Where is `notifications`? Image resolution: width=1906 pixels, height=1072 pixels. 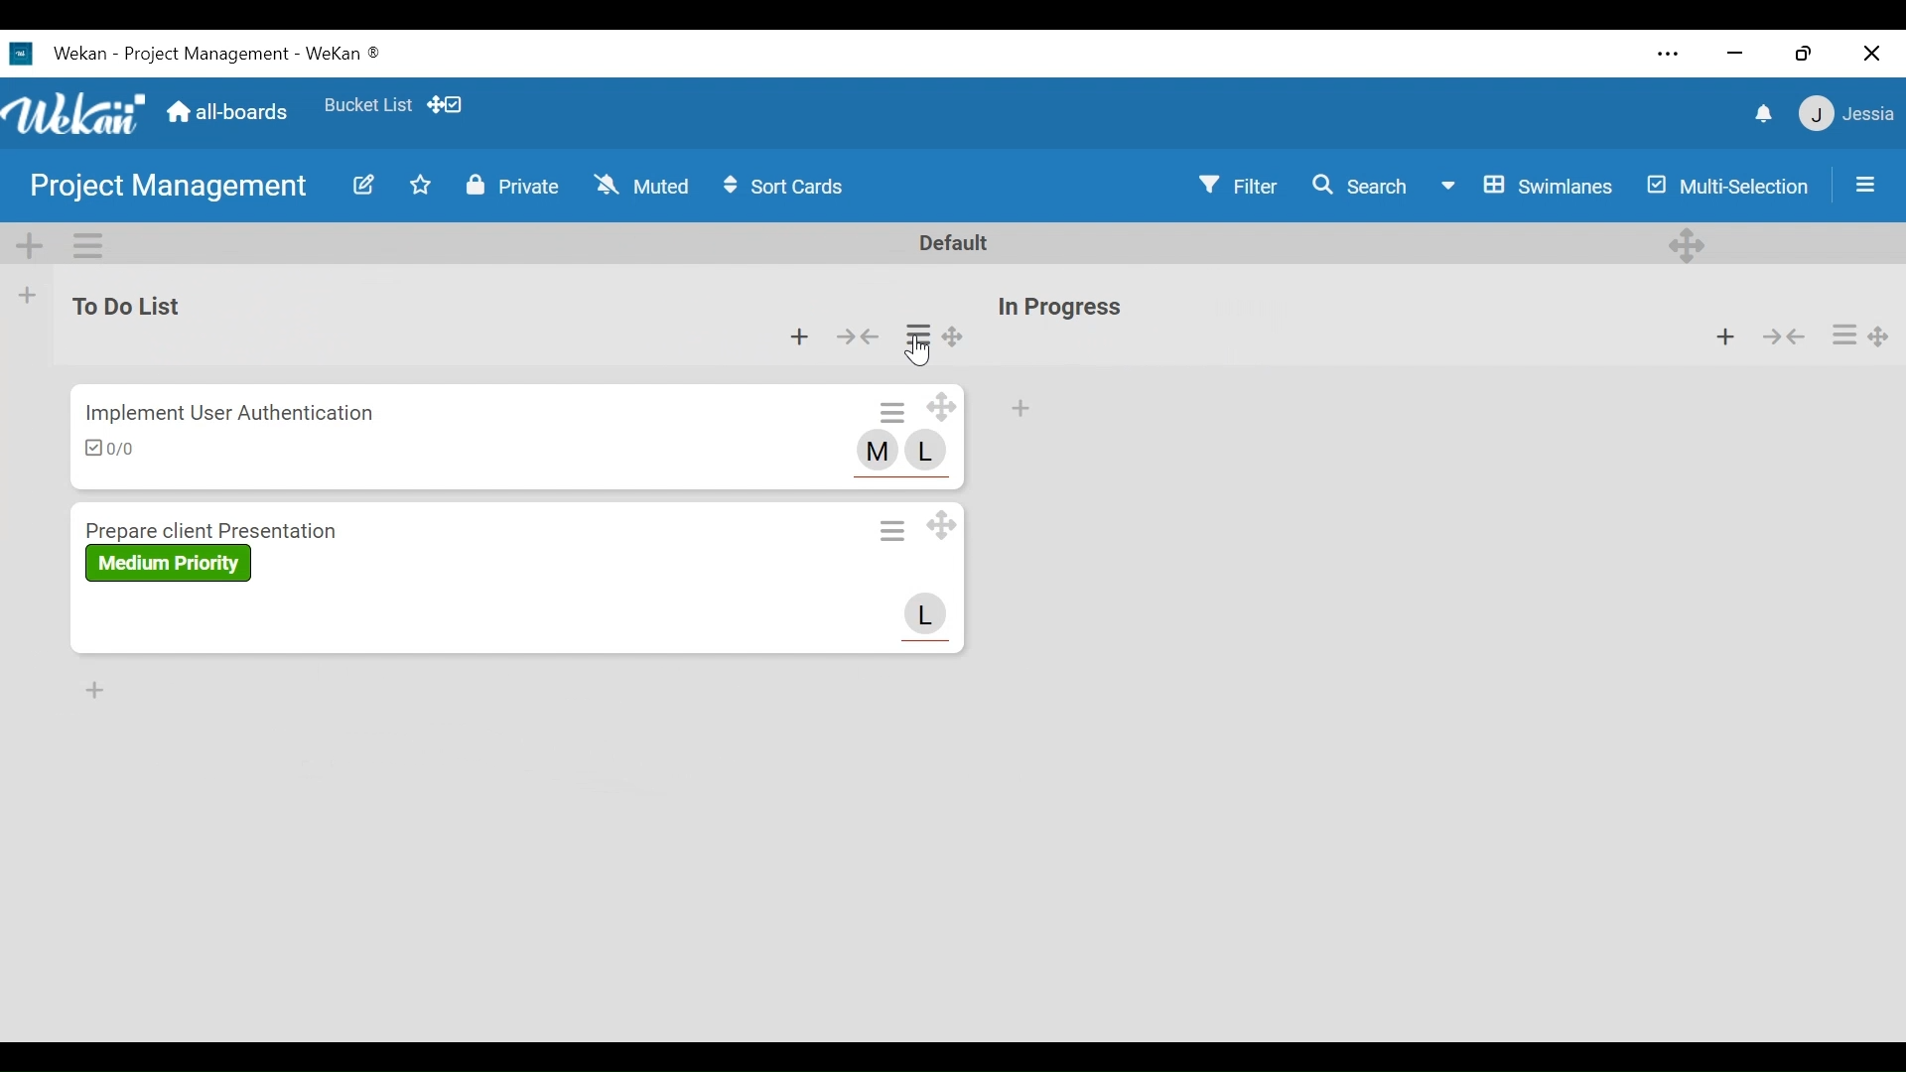
notifications is located at coordinates (1762, 114).